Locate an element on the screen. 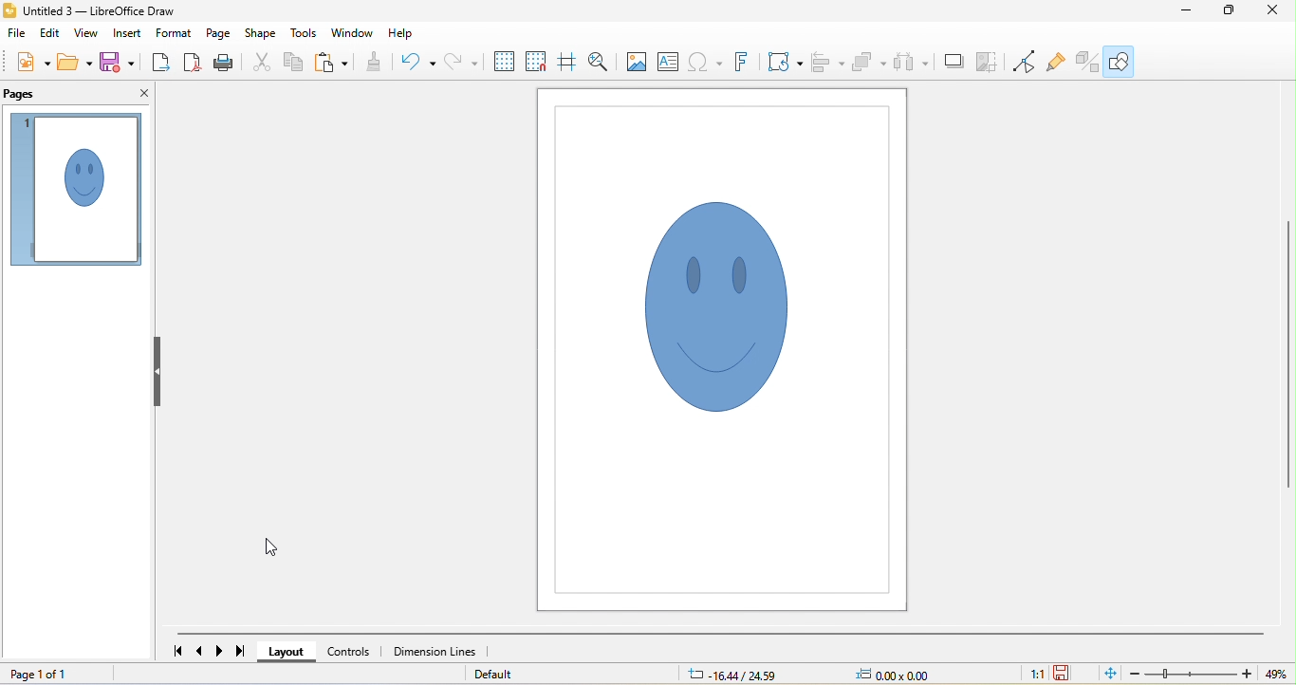  format is located at coordinates (172, 33).